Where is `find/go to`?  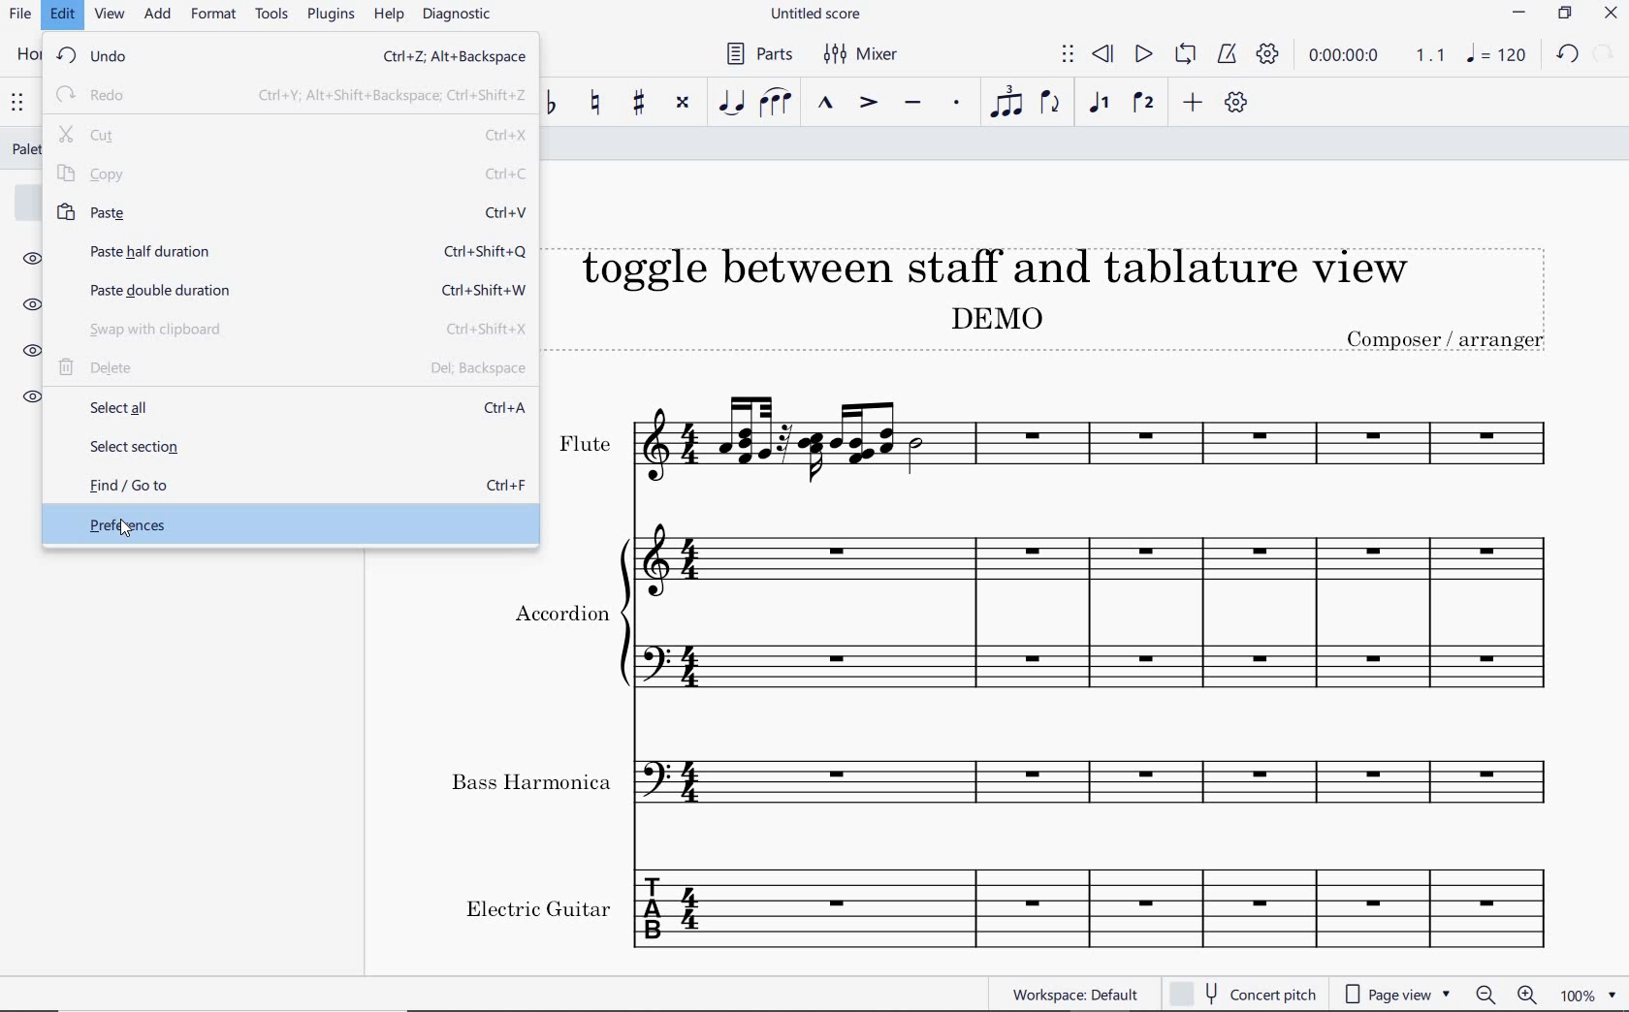
find/go to is located at coordinates (289, 487).